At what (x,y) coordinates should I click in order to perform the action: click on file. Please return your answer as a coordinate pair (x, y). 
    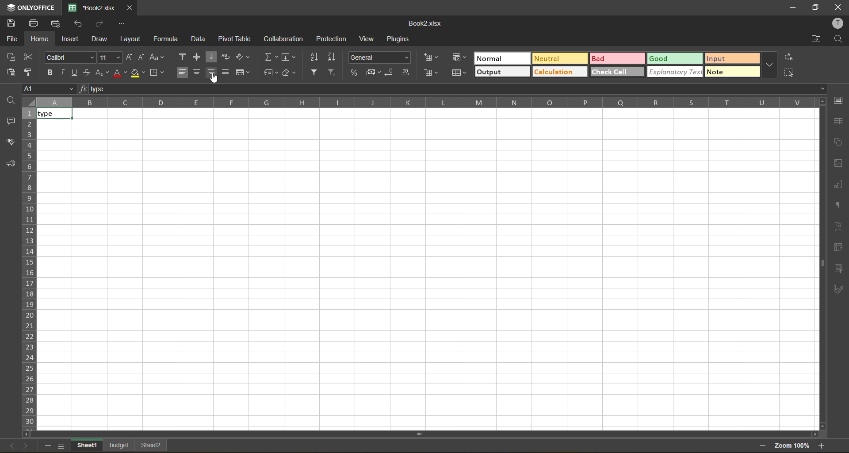
    Looking at the image, I should click on (12, 39).